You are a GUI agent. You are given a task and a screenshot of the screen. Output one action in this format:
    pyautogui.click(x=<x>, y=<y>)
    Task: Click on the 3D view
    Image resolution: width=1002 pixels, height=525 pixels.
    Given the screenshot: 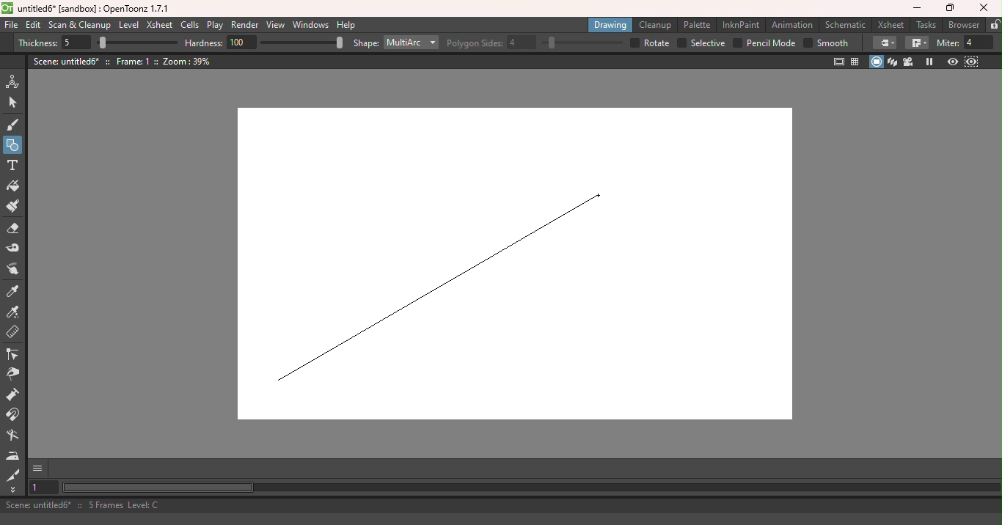 What is the action you would take?
    pyautogui.click(x=893, y=62)
    